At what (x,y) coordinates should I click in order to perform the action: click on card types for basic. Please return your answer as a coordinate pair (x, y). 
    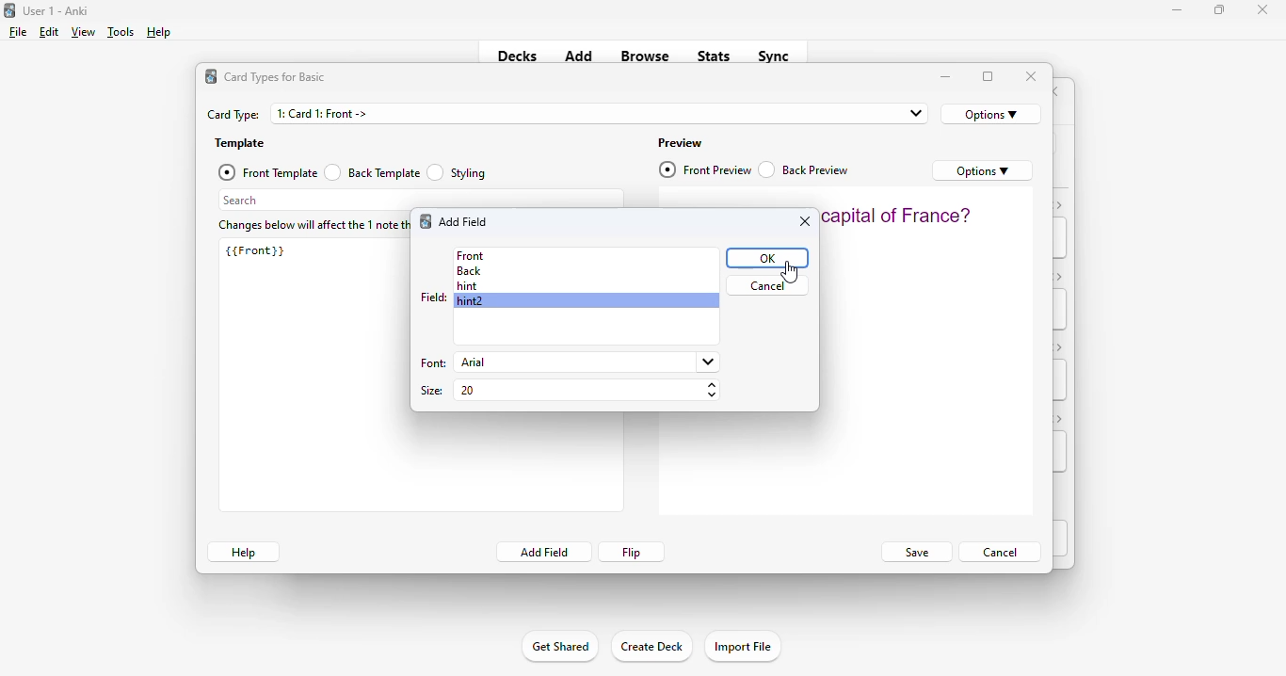
    Looking at the image, I should click on (275, 77).